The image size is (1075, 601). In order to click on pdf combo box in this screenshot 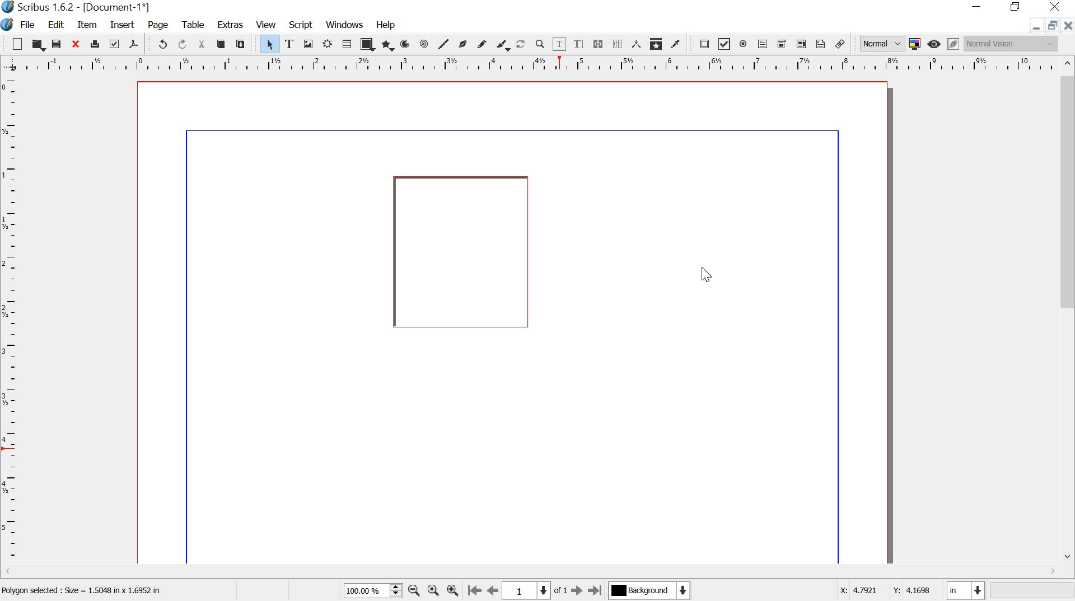, I will do `click(783, 45)`.